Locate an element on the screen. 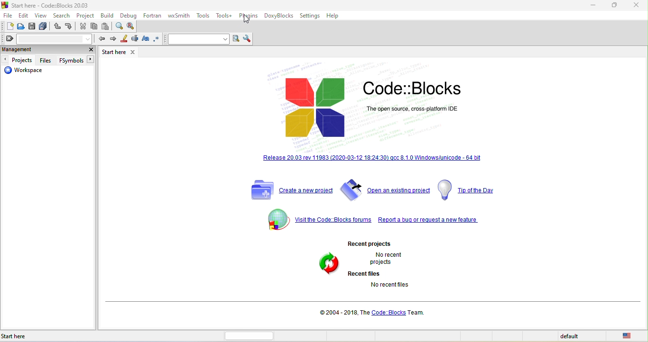 The width and height of the screenshot is (648, 342). horizontal scroll bar is located at coordinates (250, 336).